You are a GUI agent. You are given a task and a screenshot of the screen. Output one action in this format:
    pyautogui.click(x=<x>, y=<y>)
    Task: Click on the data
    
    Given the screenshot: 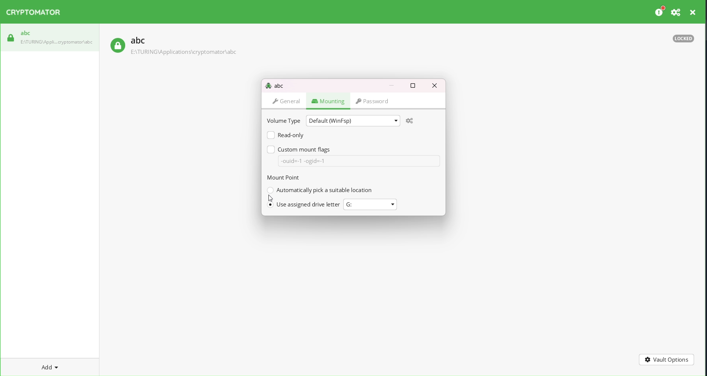 What is the action you would take?
    pyautogui.click(x=359, y=161)
    